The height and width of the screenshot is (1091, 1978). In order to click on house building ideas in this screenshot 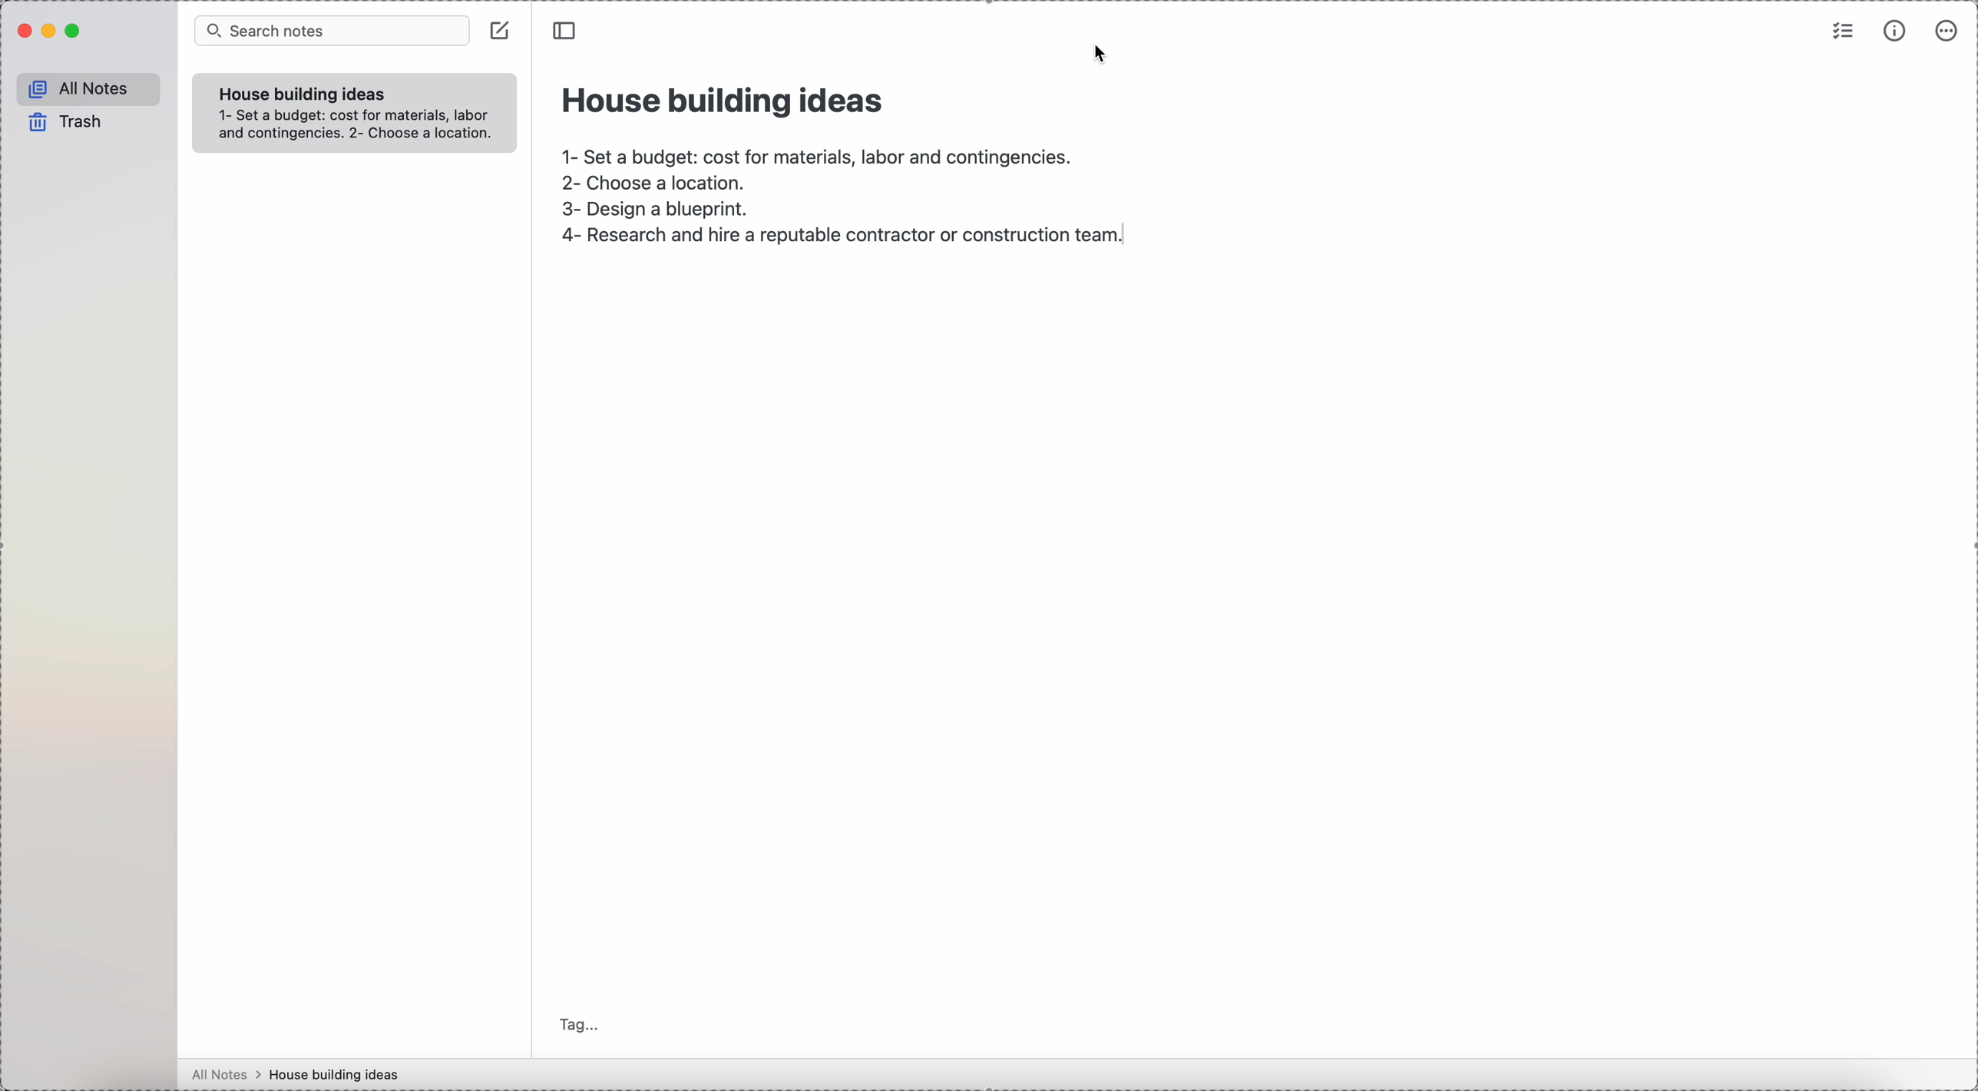, I will do `click(725, 98)`.